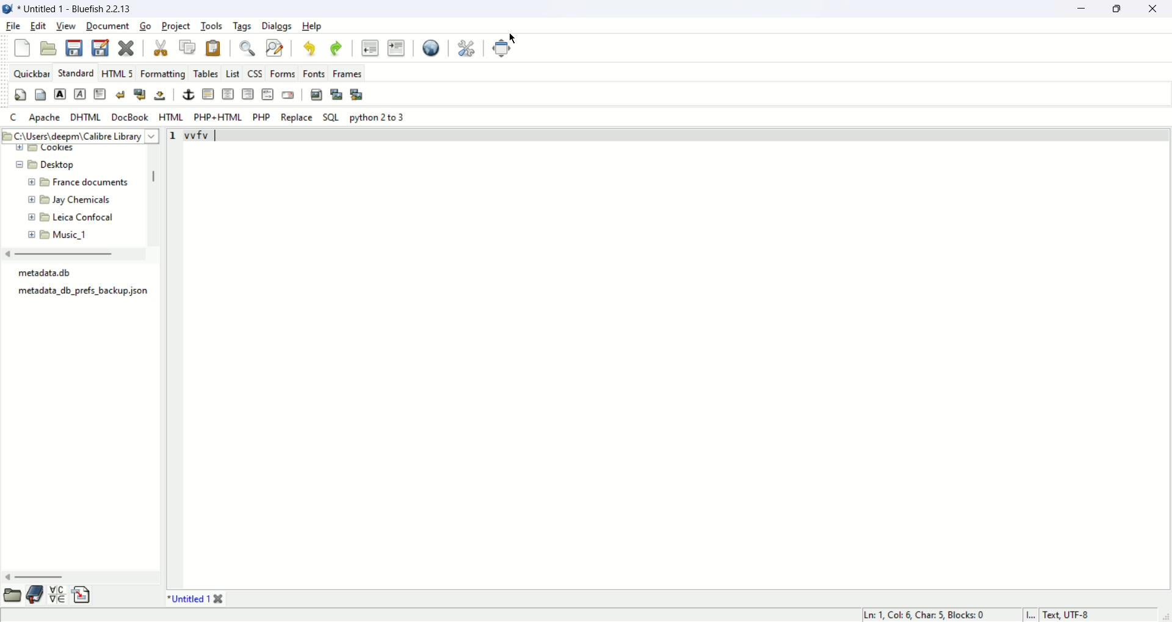  What do you see at coordinates (513, 37) in the screenshot?
I see `cursor` at bounding box center [513, 37].